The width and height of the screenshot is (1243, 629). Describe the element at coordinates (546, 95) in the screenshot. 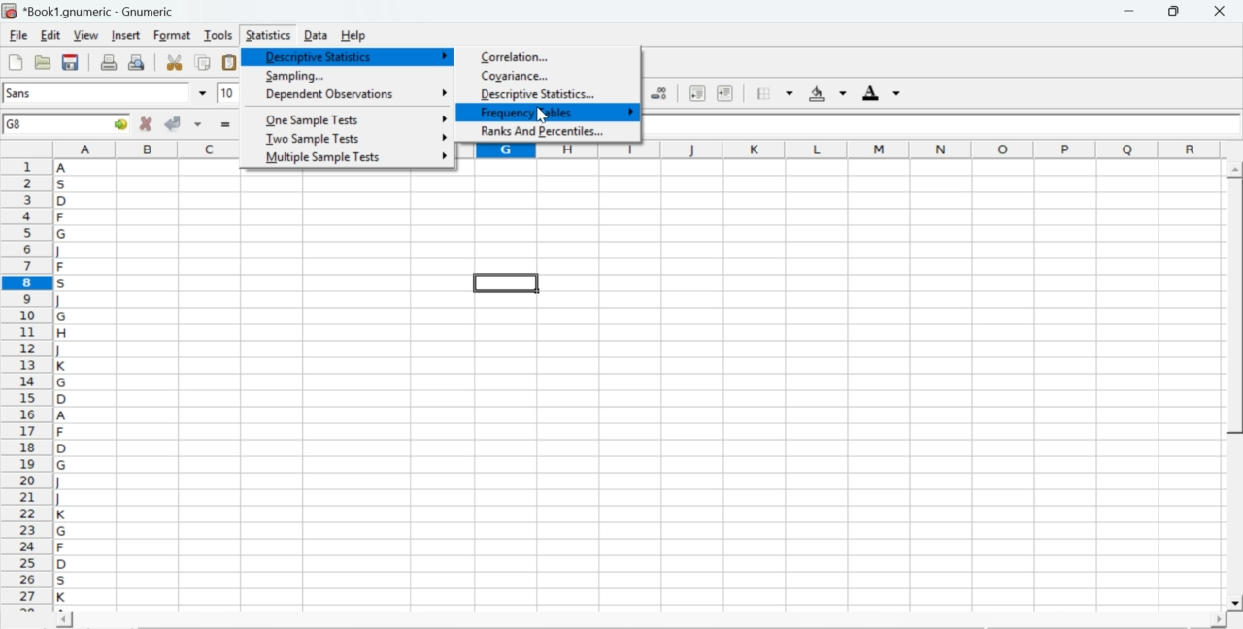

I see `descriptive statistics...` at that location.